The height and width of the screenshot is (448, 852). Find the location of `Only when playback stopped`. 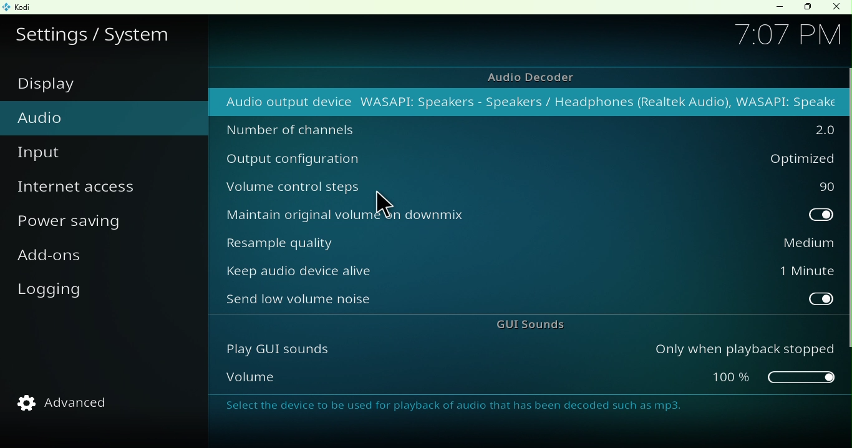

Only when playback stopped is located at coordinates (743, 351).